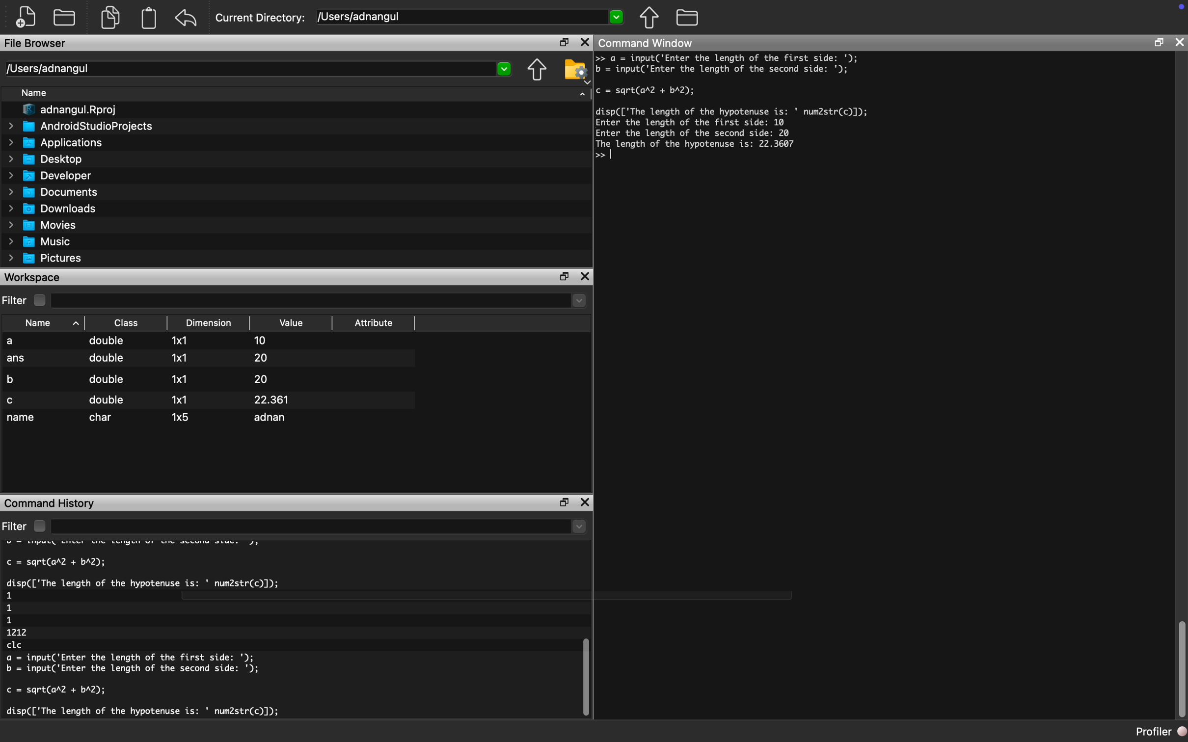 This screenshot has width=1188, height=742. Describe the element at coordinates (1151, 731) in the screenshot. I see `profiler` at that location.